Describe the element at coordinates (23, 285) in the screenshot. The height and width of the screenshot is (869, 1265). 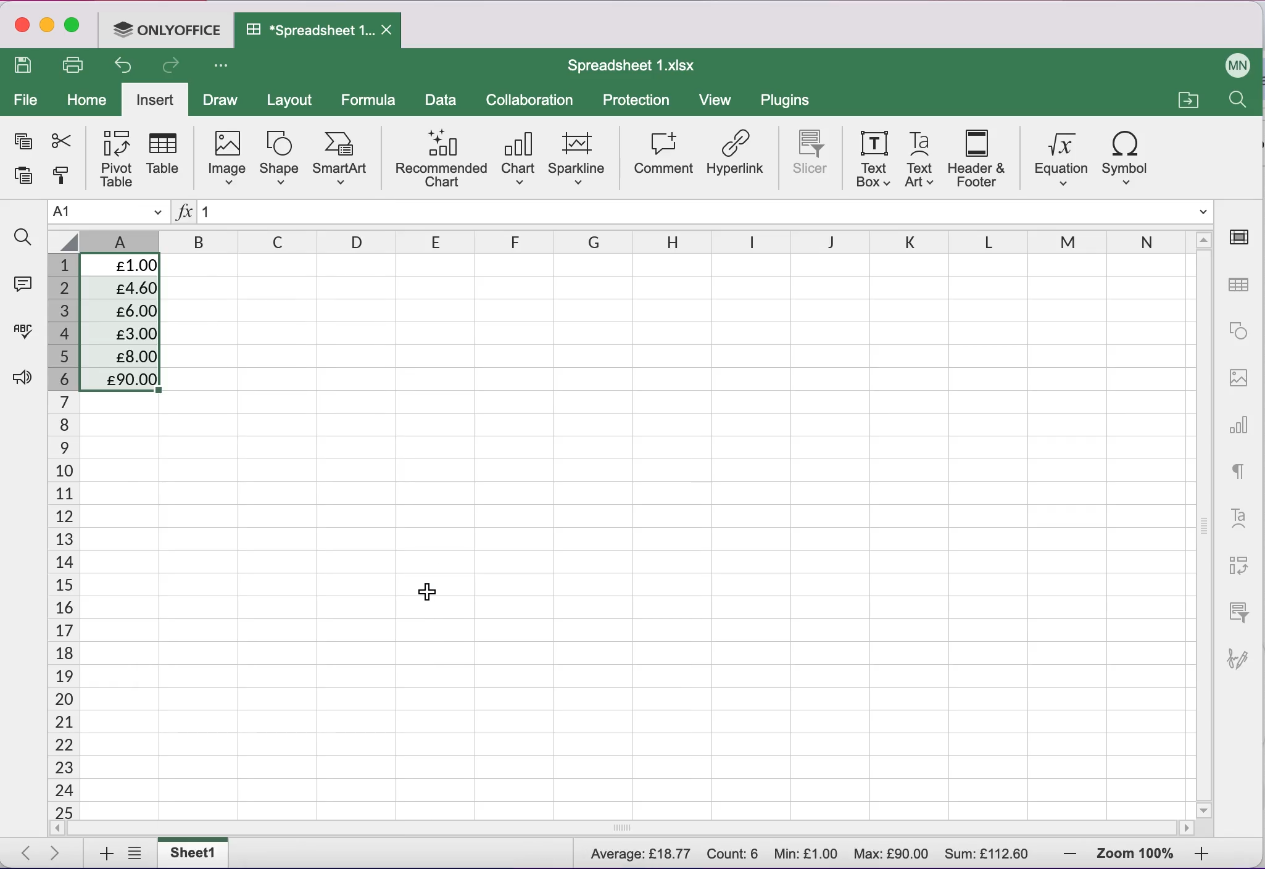
I see `comments` at that location.